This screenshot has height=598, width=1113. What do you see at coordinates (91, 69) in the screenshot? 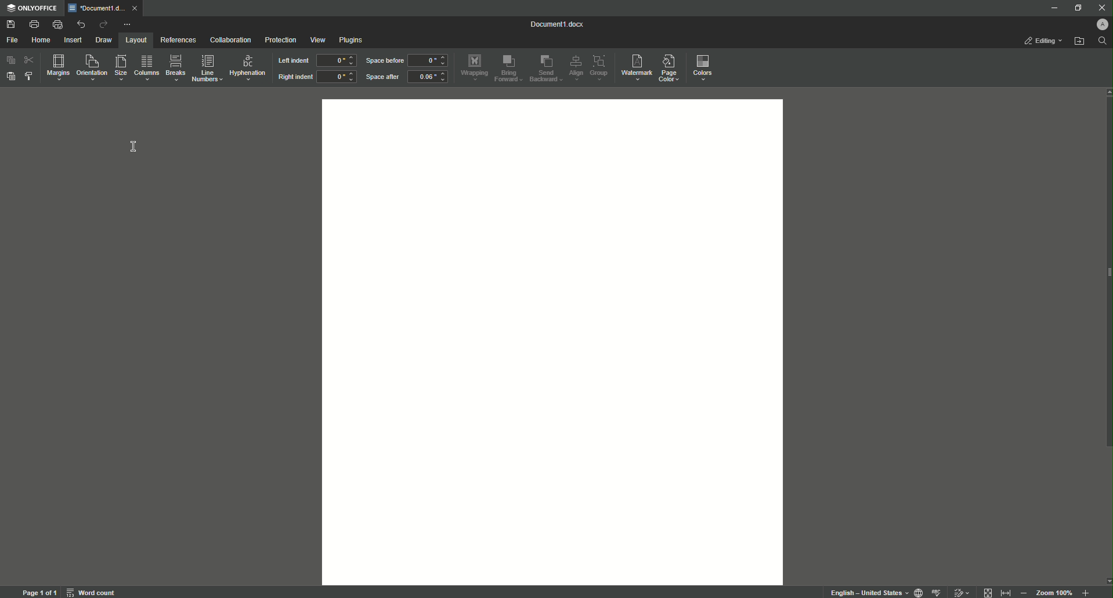
I see `Orientation` at bounding box center [91, 69].